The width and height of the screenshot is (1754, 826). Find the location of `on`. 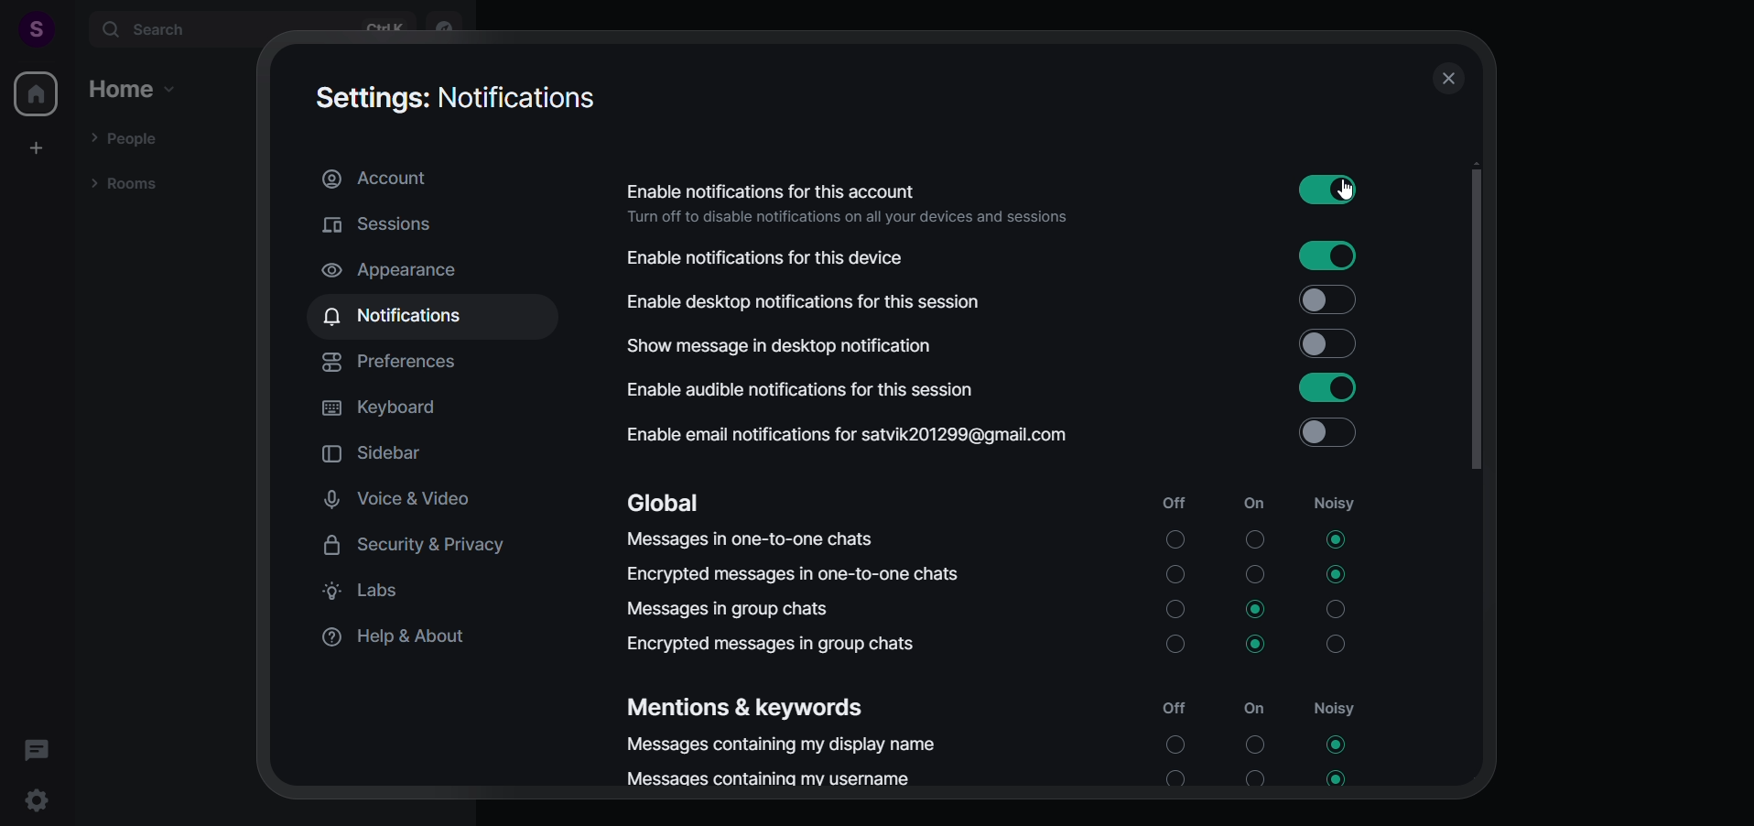

on is located at coordinates (1261, 709).